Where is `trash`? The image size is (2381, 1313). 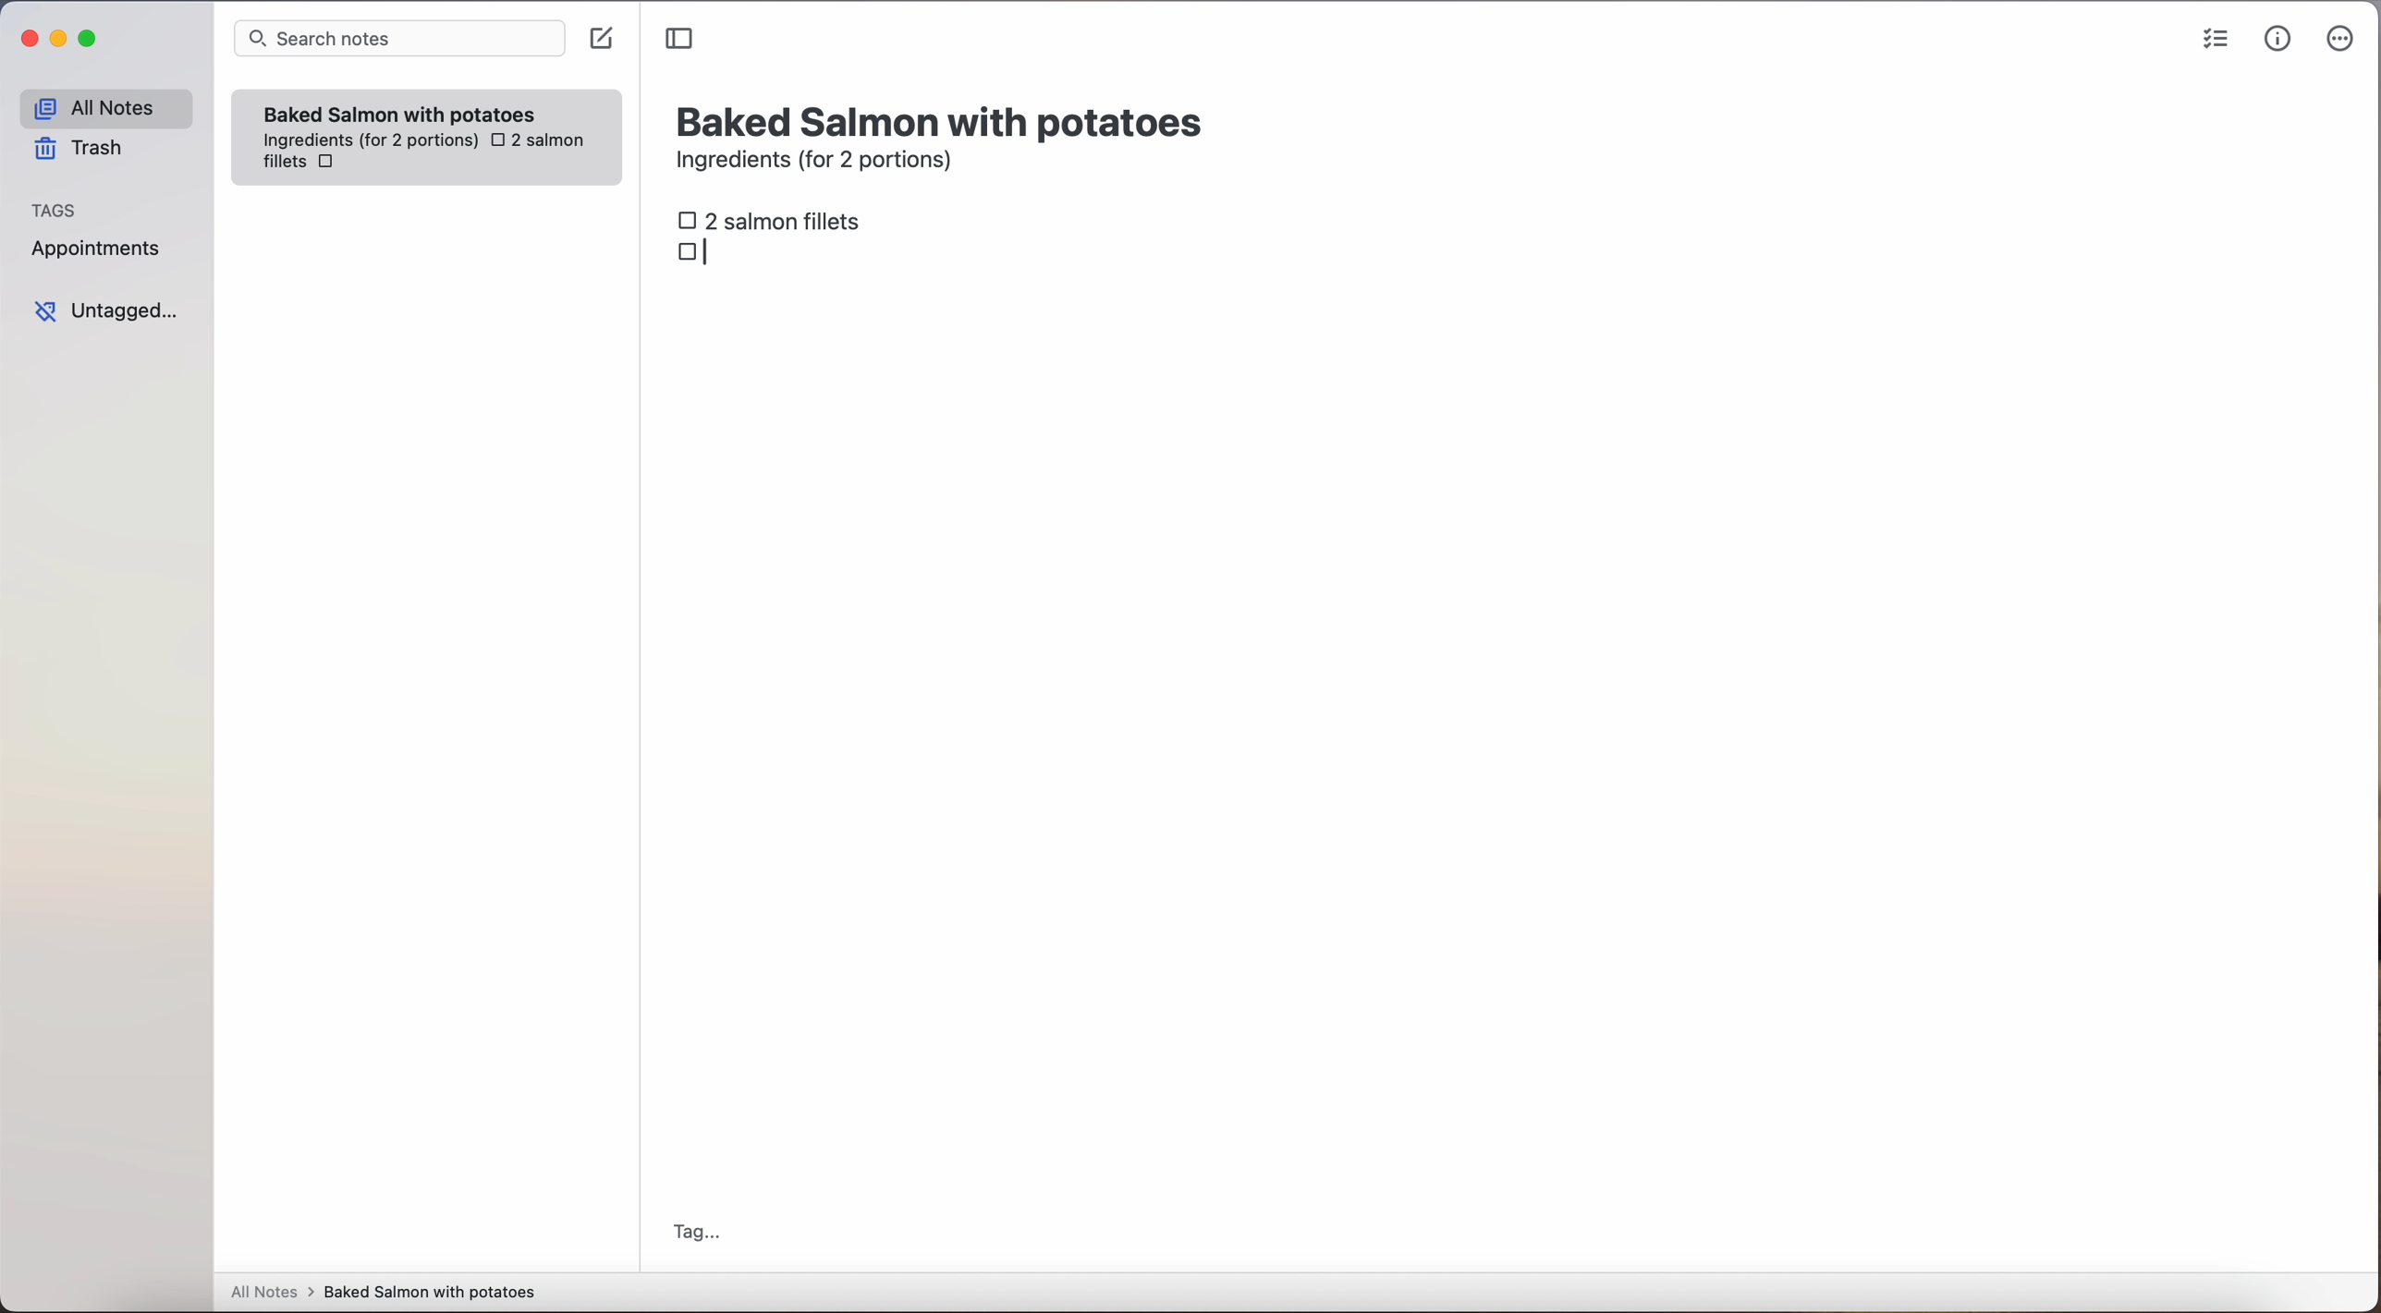
trash is located at coordinates (85, 149).